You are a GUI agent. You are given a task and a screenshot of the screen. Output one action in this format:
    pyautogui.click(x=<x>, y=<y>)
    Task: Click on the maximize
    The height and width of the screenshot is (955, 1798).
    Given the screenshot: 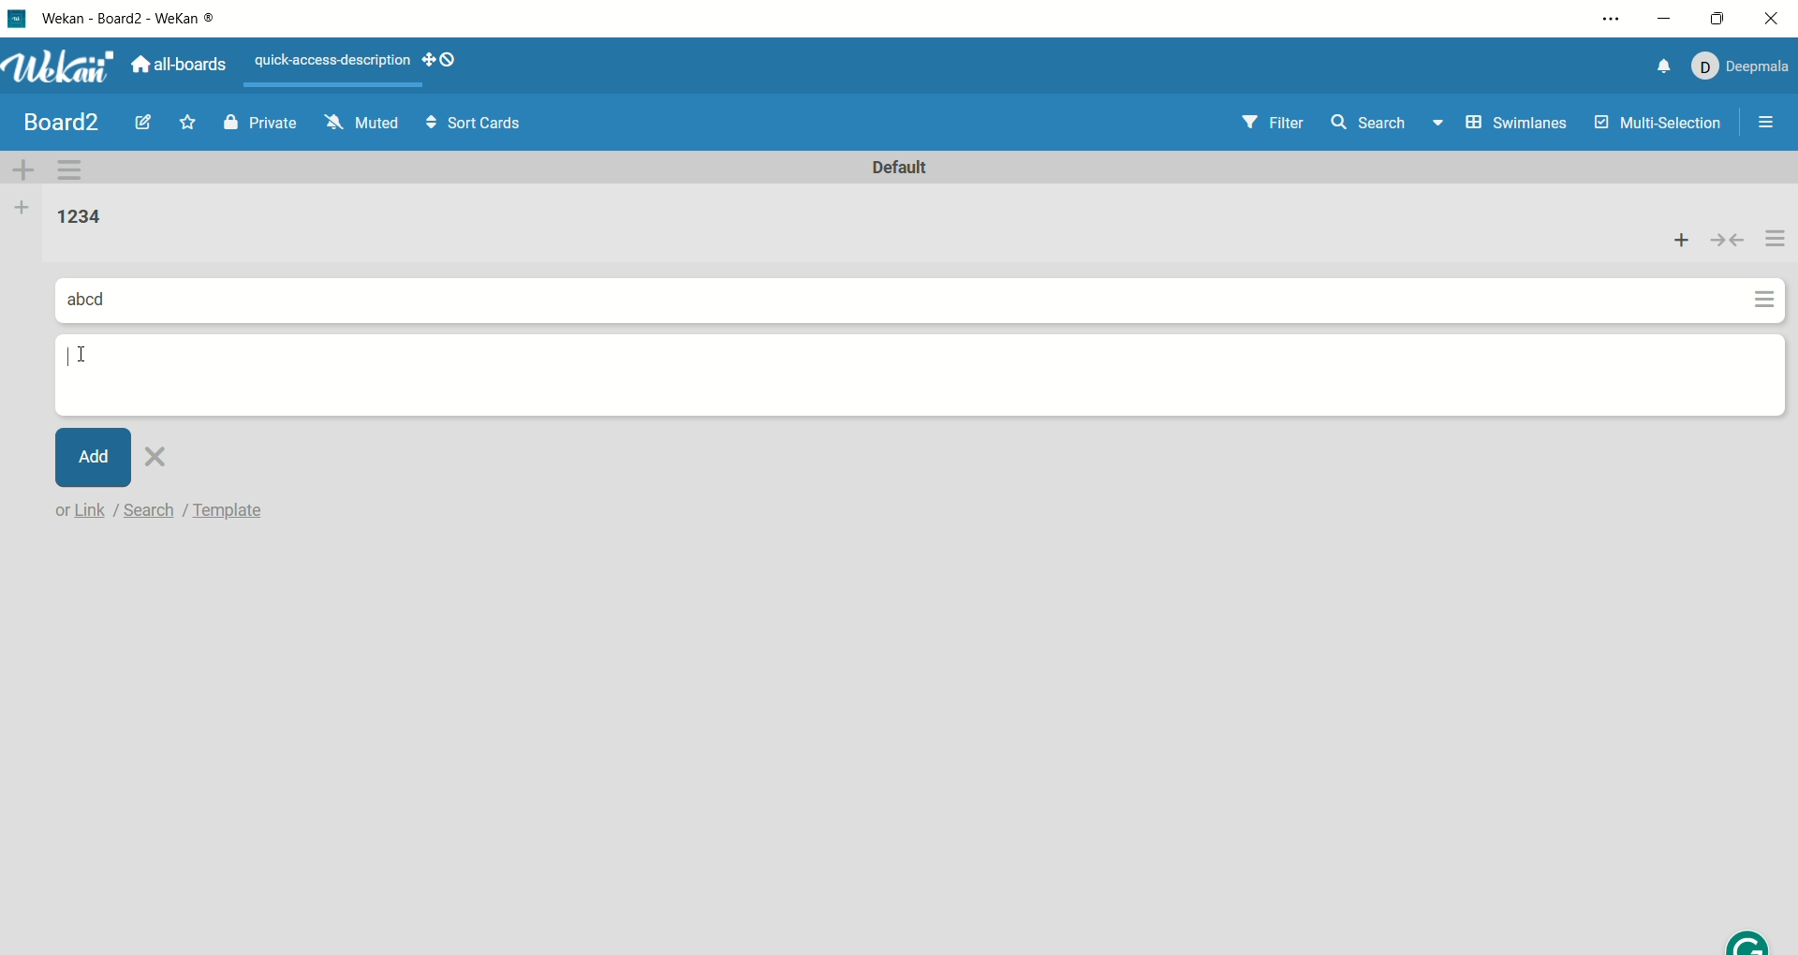 What is the action you would take?
    pyautogui.click(x=1721, y=14)
    